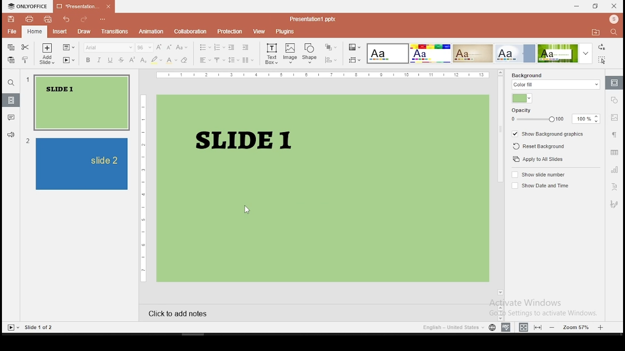 This screenshot has width=625, height=351. What do you see at coordinates (313, 19) in the screenshot?
I see `Presentation1.pptx` at bounding box center [313, 19].